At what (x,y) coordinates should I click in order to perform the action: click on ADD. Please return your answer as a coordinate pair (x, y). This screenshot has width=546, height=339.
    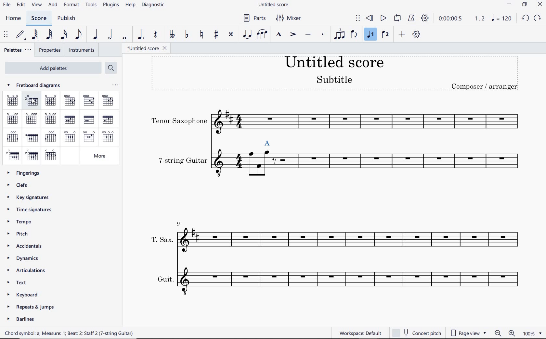
    Looking at the image, I should click on (53, 5).